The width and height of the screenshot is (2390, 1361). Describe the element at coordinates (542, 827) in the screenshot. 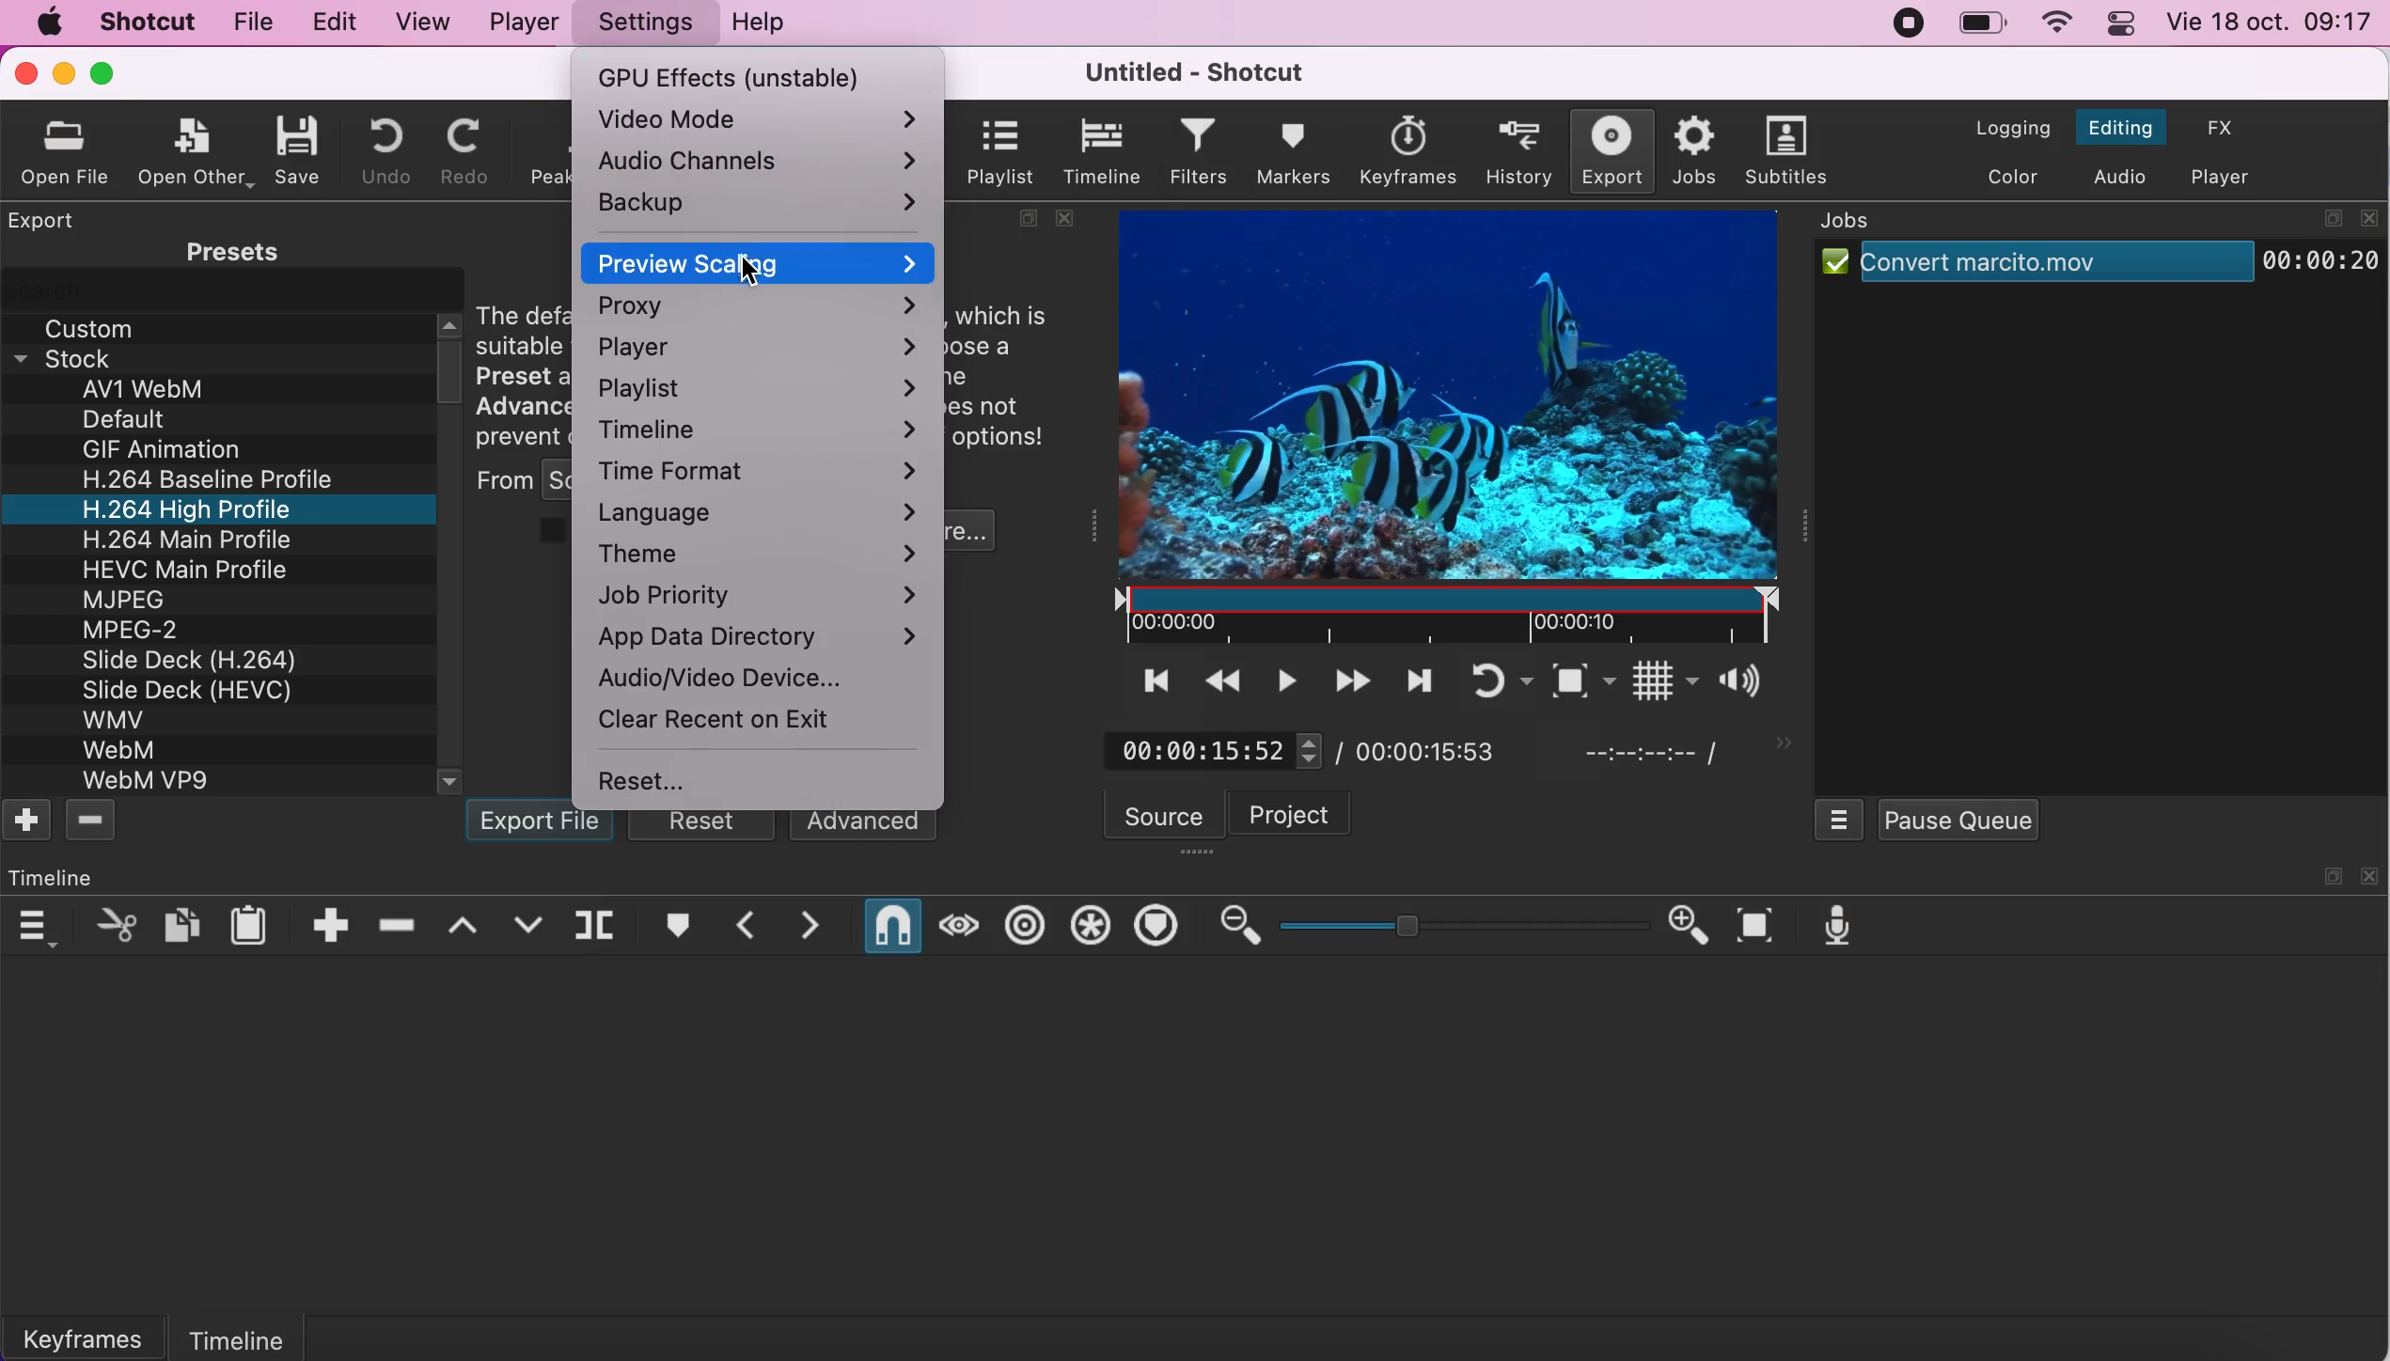

I see `export file` at that location.